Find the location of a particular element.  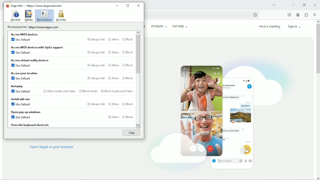

Install add-ons is located at coordinates (20, 99).